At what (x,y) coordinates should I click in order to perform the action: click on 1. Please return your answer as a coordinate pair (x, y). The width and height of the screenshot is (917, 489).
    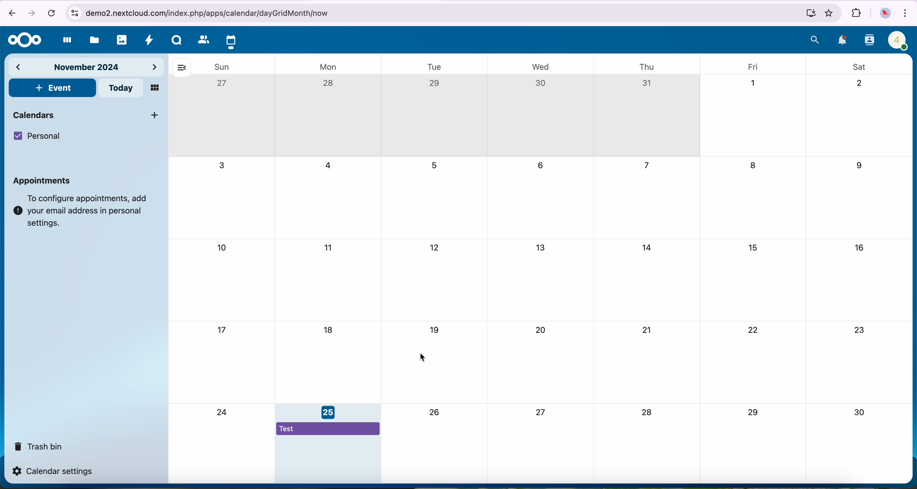
    Looking at the image, I should click on (753, 83).